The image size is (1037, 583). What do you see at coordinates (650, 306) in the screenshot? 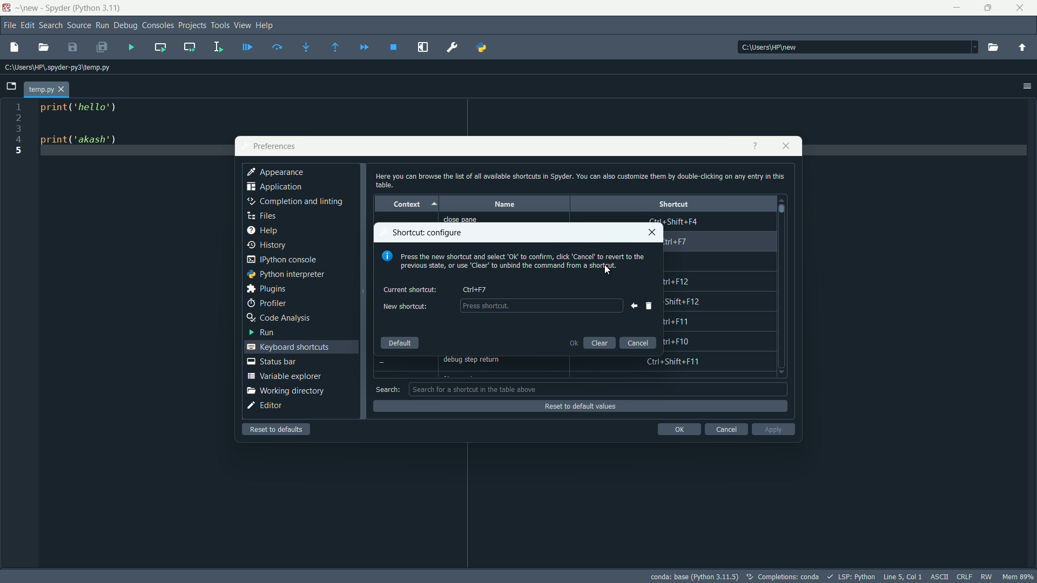
I see `clear all entered key sequences` at bounding box center [650, 306].